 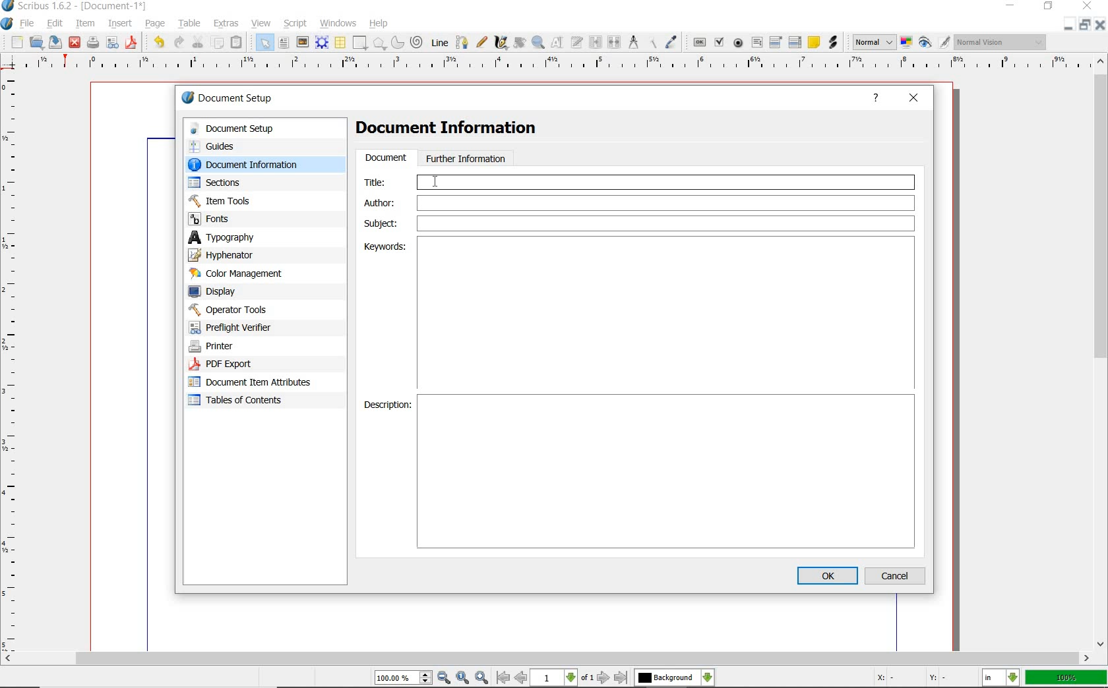 What do you see at coordinates (16, 42) in the screenshot?
I see `new` at bounding box center [16, 42].